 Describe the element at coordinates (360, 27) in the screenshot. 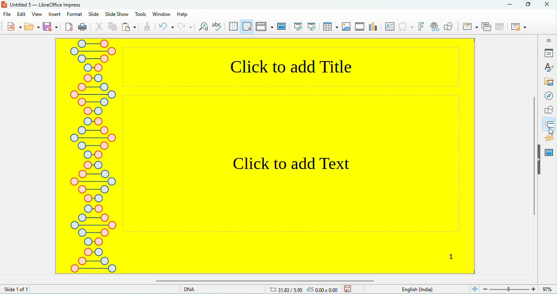

I see `vedio` at that location.